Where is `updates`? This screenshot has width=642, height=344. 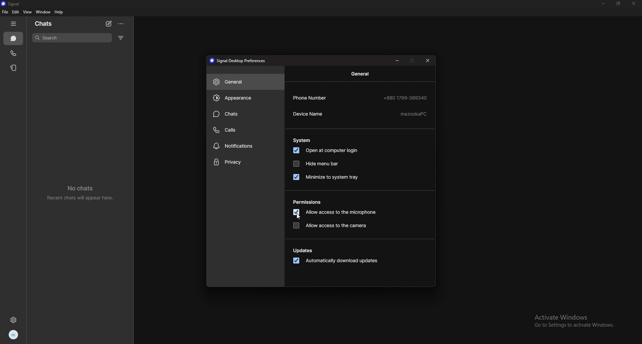
updates is located at coordinates (303, 250).